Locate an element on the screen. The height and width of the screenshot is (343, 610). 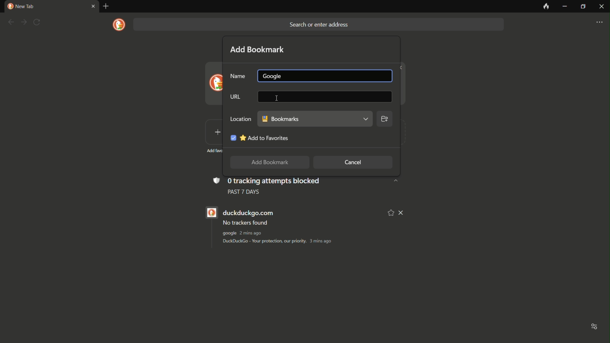
search bar is located at coordinates (318, 24).